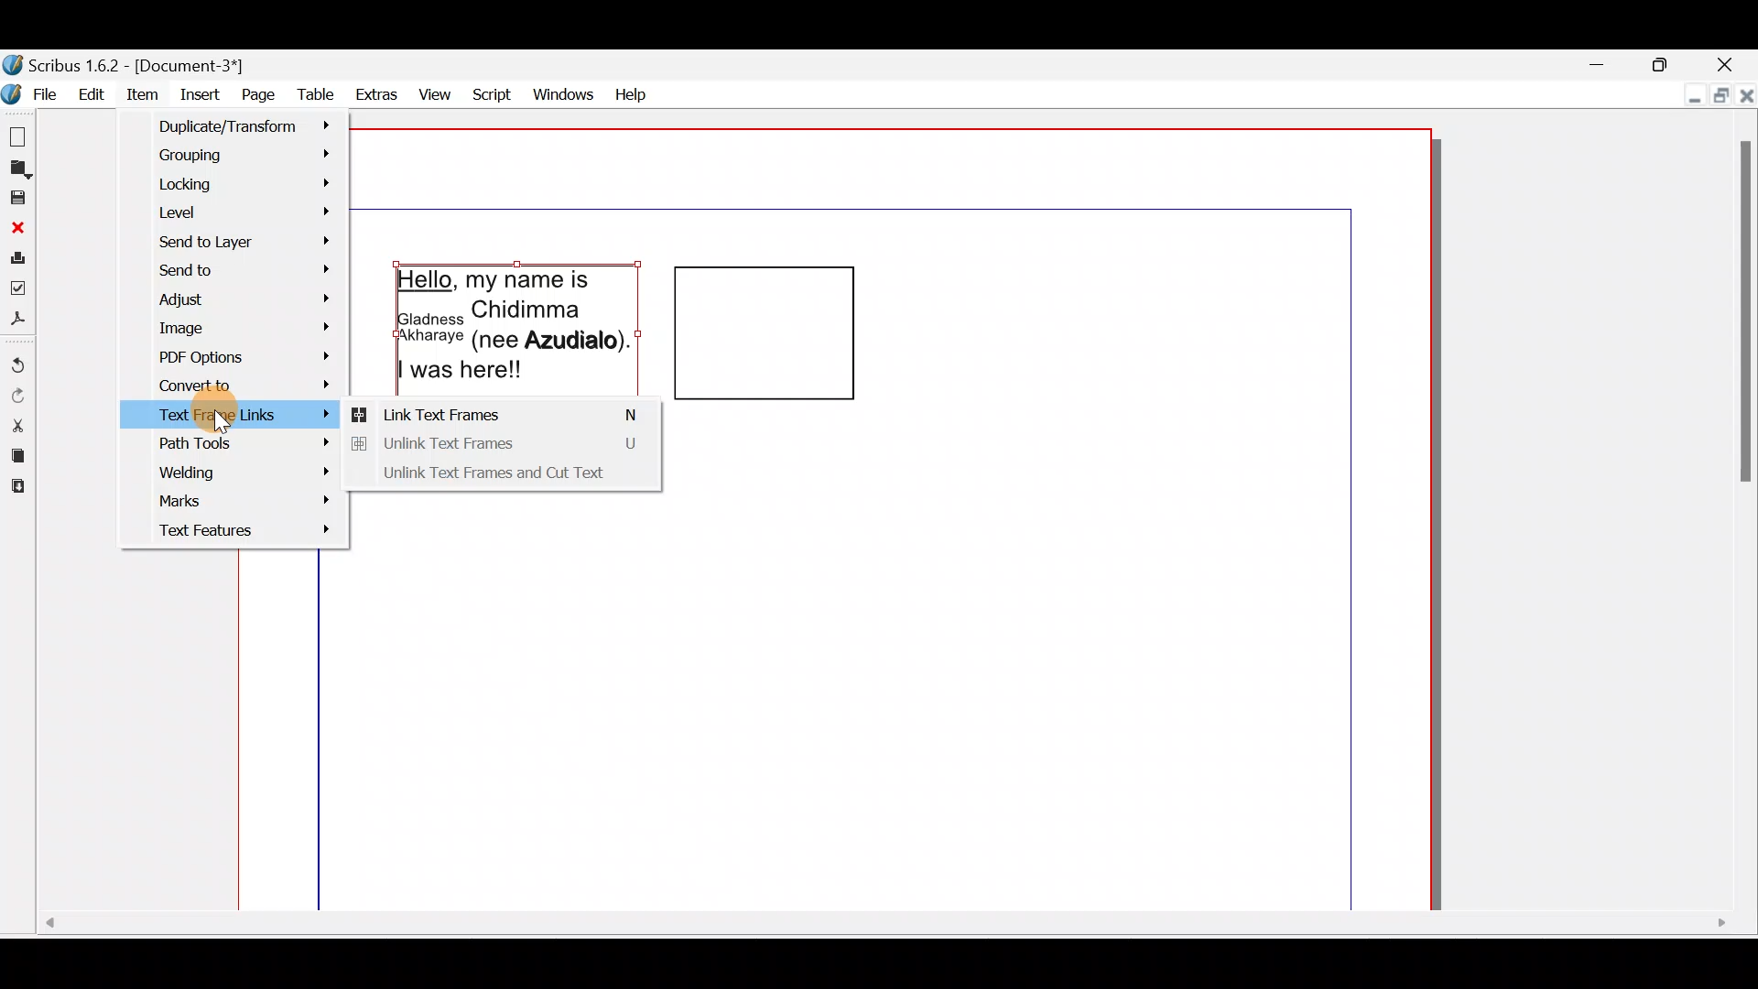  What do you see at coordinates (92, 94) in the screenshot?
I see `Edit` at bounding box center [92, 94].